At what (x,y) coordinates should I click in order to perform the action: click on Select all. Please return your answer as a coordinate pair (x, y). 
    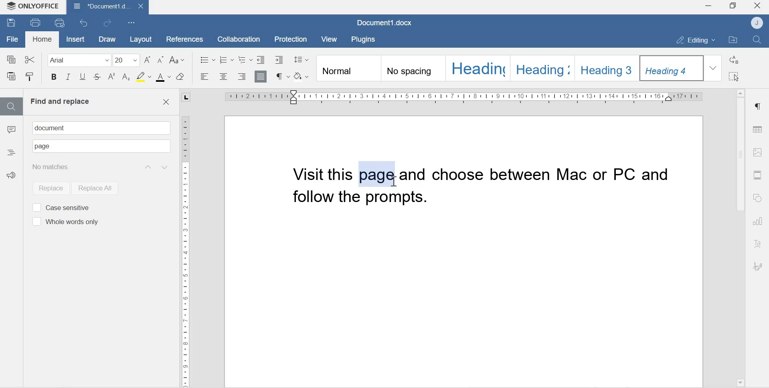
    Looking at the image, I should click on (735, 77).